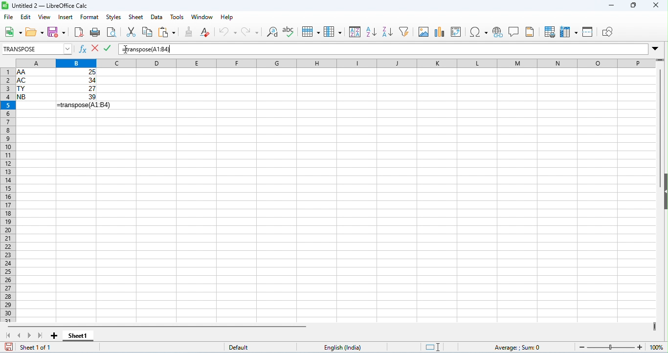 This screenshot has width=668, height=353. What do you see at coordinates (424, 31) in the screenshot?
I see `insert image` at bounding box center [424, 31].